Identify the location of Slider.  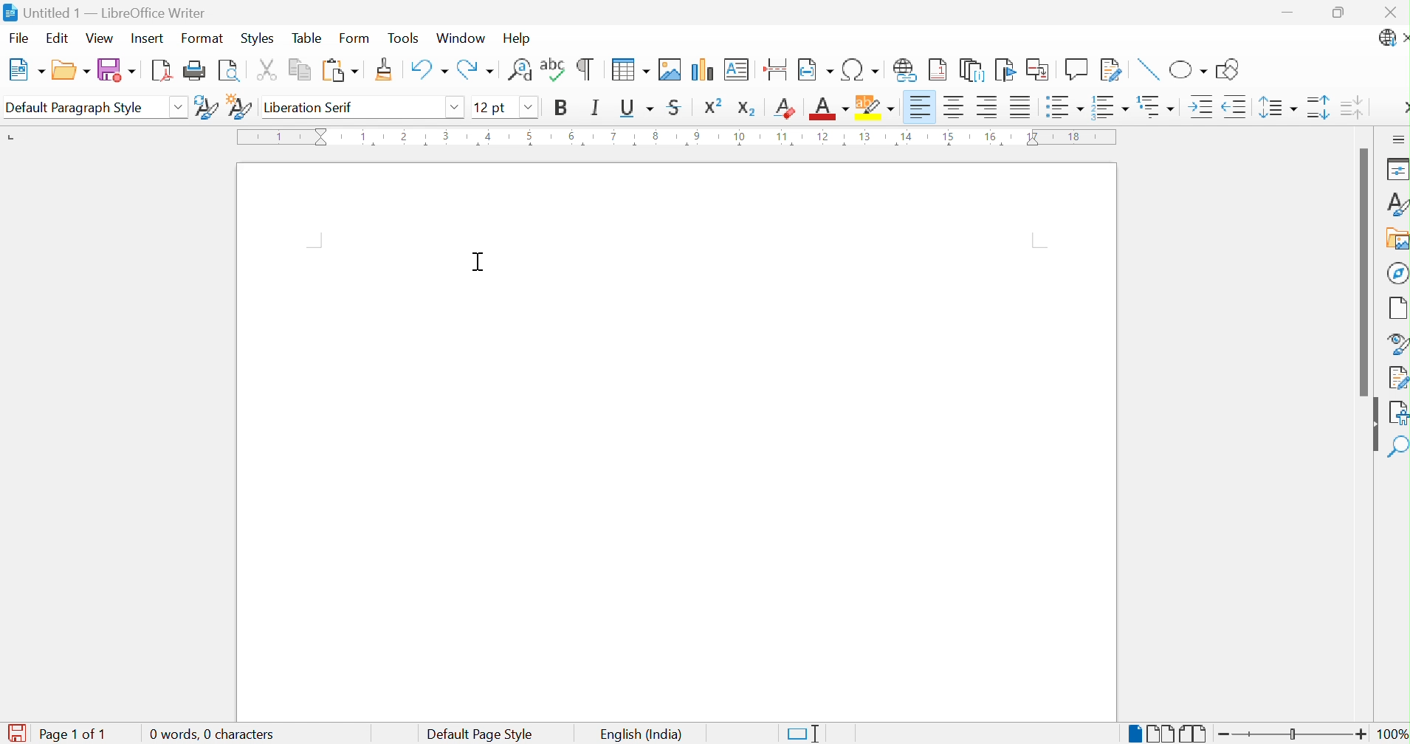
(1293, 734).